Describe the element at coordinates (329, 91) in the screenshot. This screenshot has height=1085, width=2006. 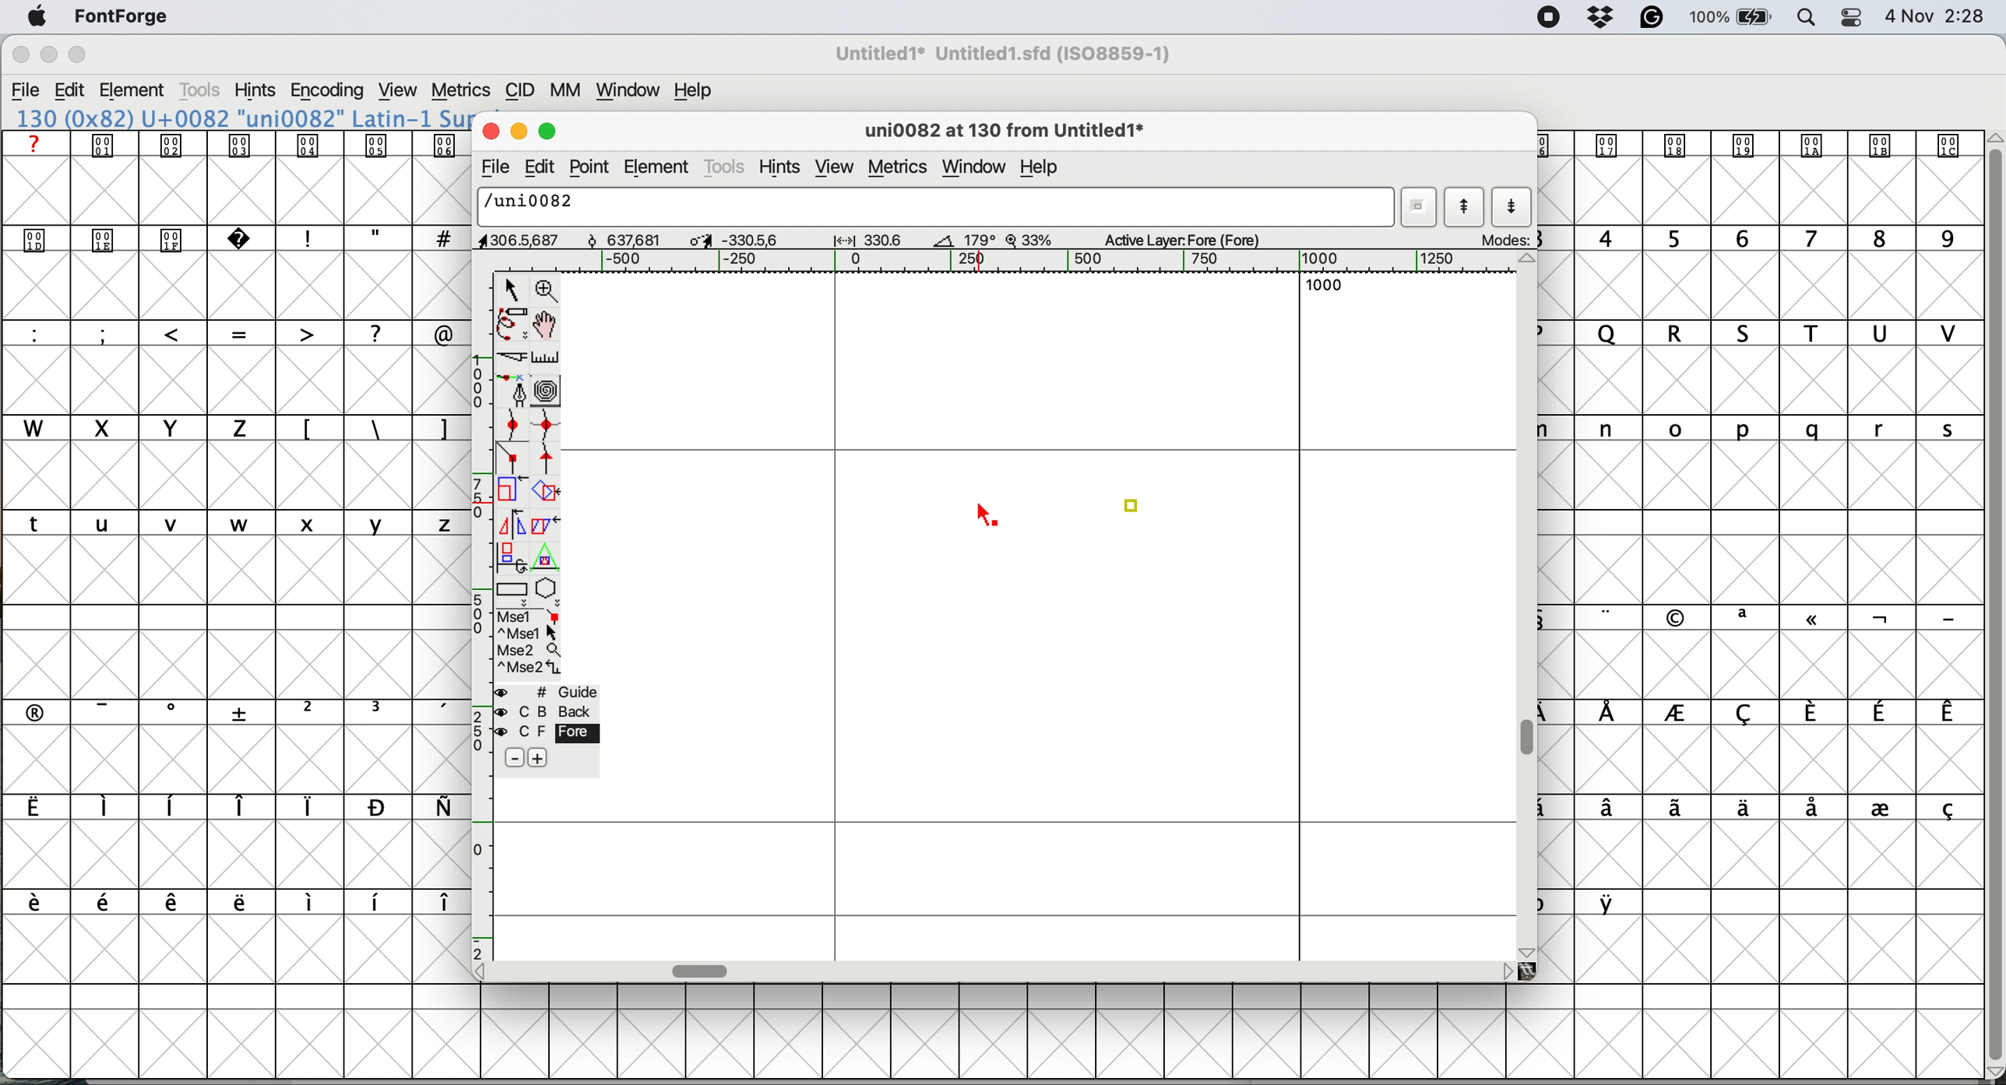
I see `encoding` at that location.